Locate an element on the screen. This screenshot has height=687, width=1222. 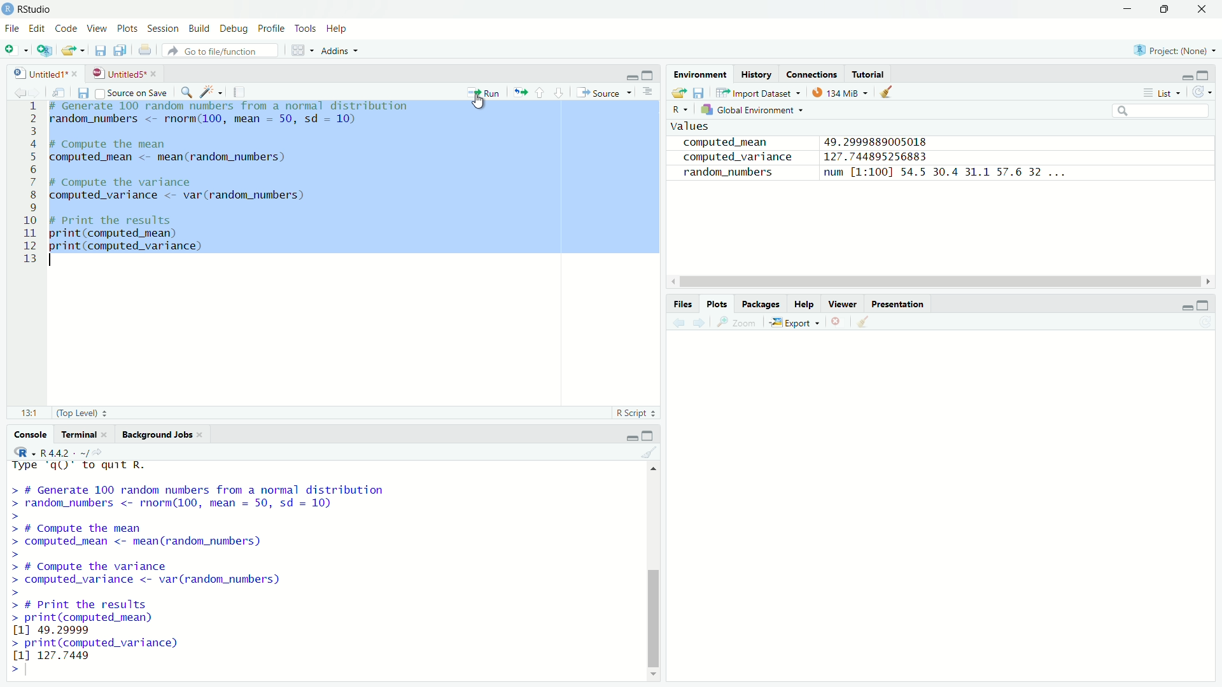
logo is located at coordinates (8, 9).